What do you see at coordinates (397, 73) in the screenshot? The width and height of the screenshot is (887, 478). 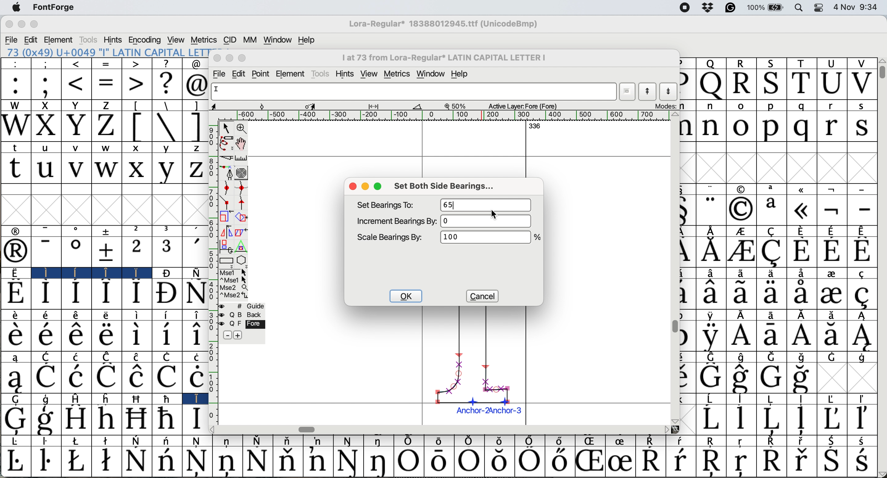 I see `metrics` at bounding box center [397, 73].